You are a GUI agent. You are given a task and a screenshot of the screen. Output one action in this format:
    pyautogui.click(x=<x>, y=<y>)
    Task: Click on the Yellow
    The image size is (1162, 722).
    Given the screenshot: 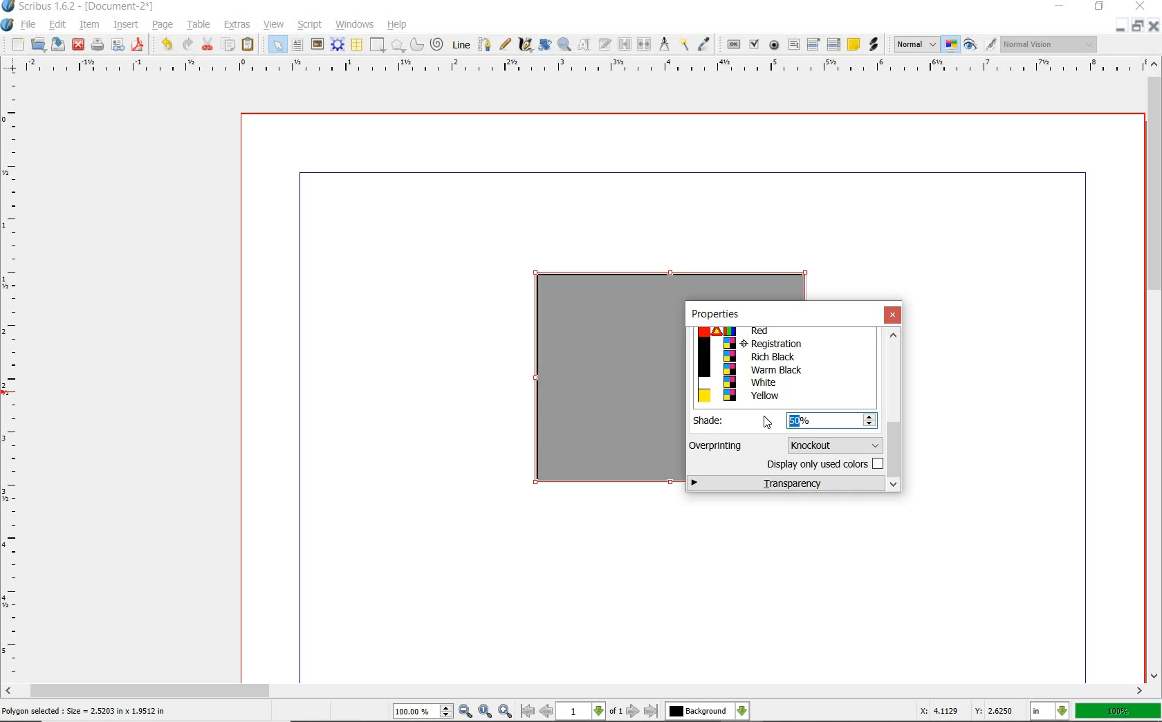 What is the action you would take?
    pyautogui.click(x=783, y=396)
    